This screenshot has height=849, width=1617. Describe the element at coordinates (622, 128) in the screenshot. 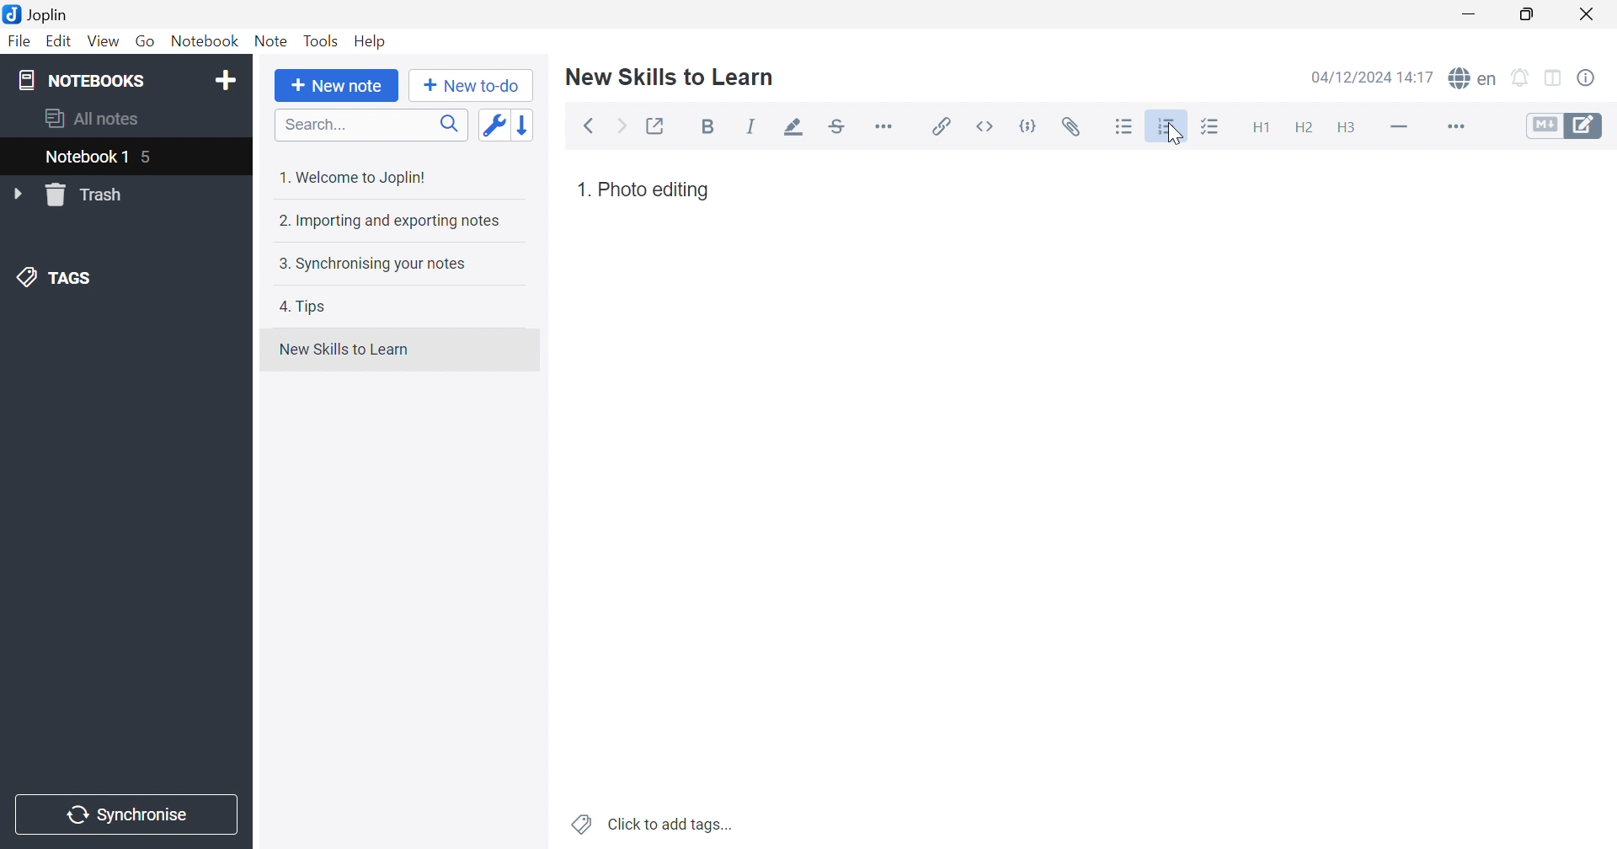

I see `Forward` at that location.